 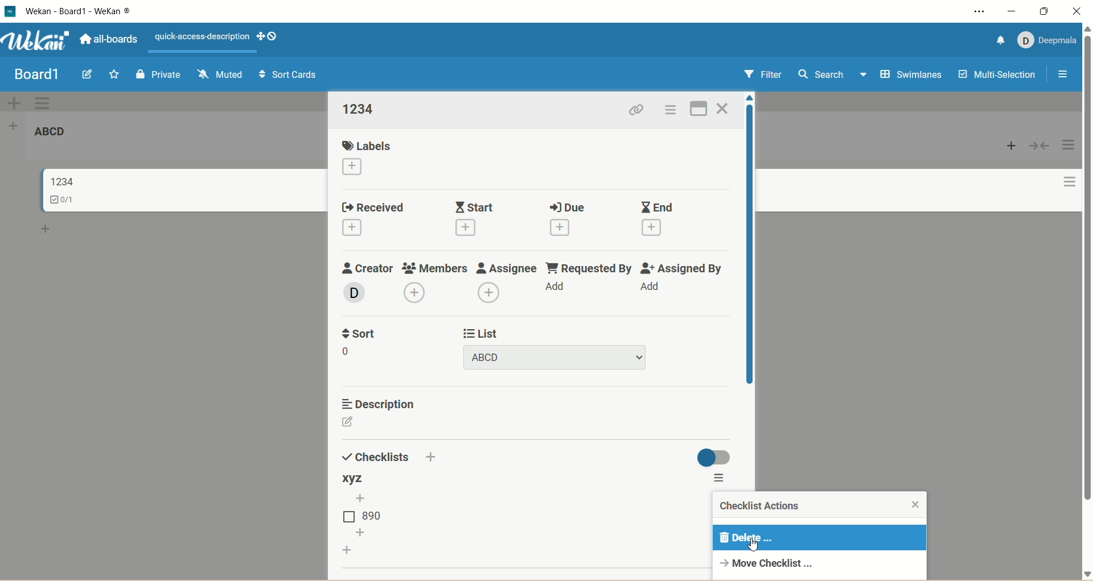 What do you see at coordinates (996, 76) in the screenshot?
I see `multi-selection` at bounding box center [996, 76].